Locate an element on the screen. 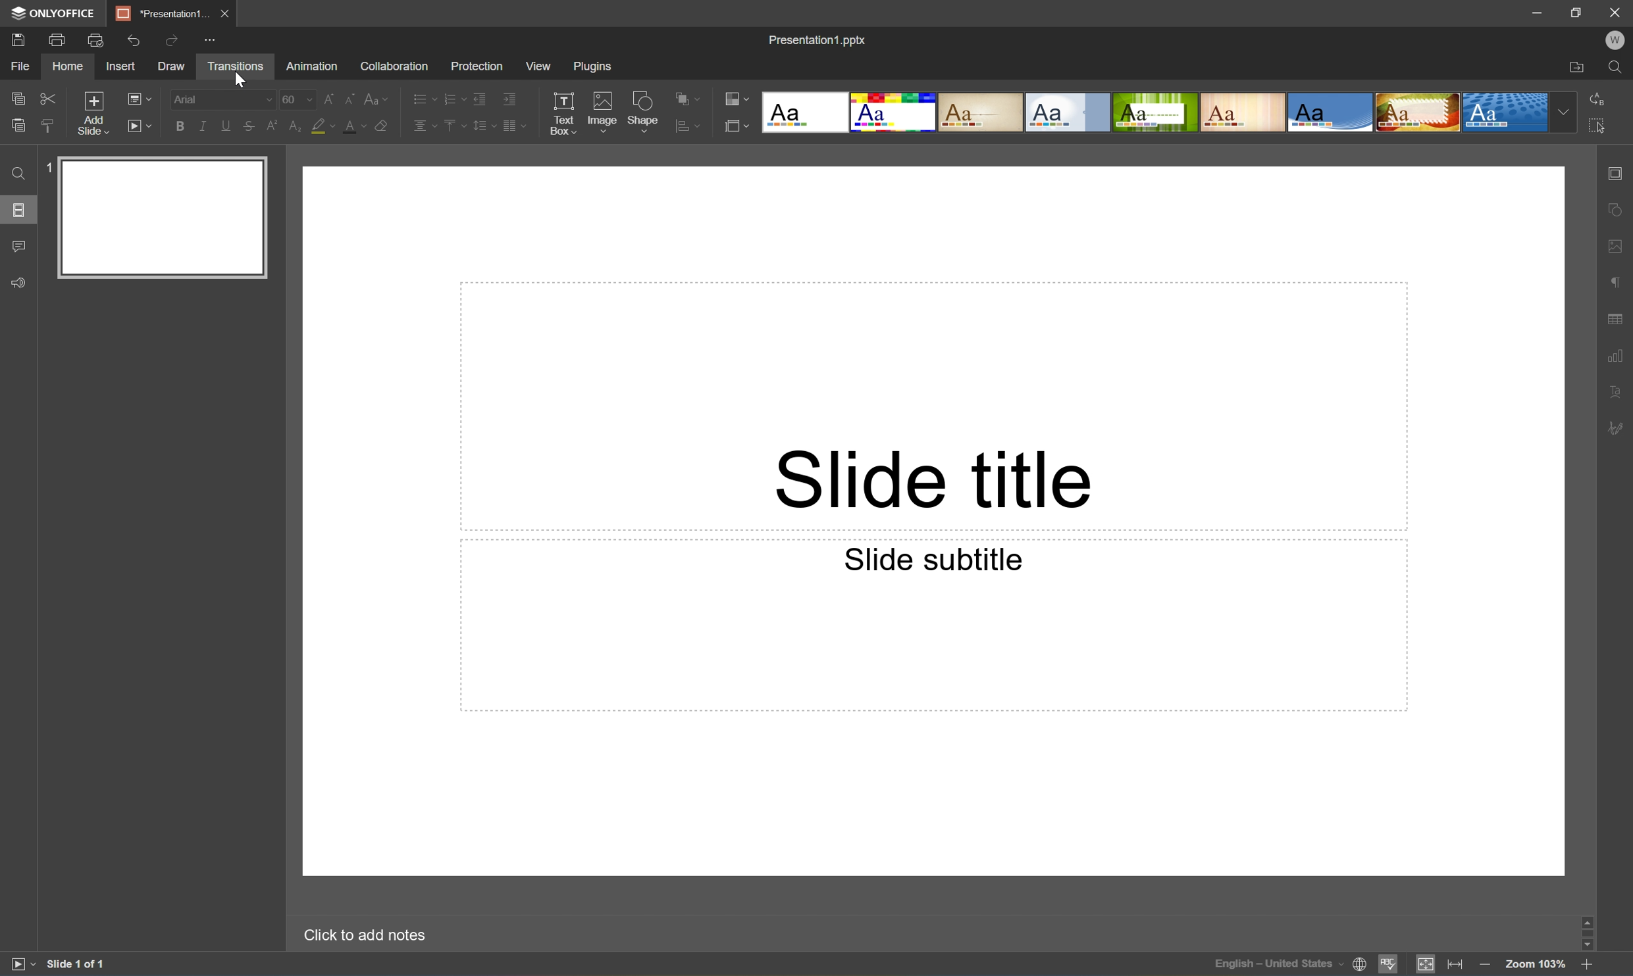 This screenshot has width=1633, height=976. Scroll Bar is located at coordinates (1590, 933).